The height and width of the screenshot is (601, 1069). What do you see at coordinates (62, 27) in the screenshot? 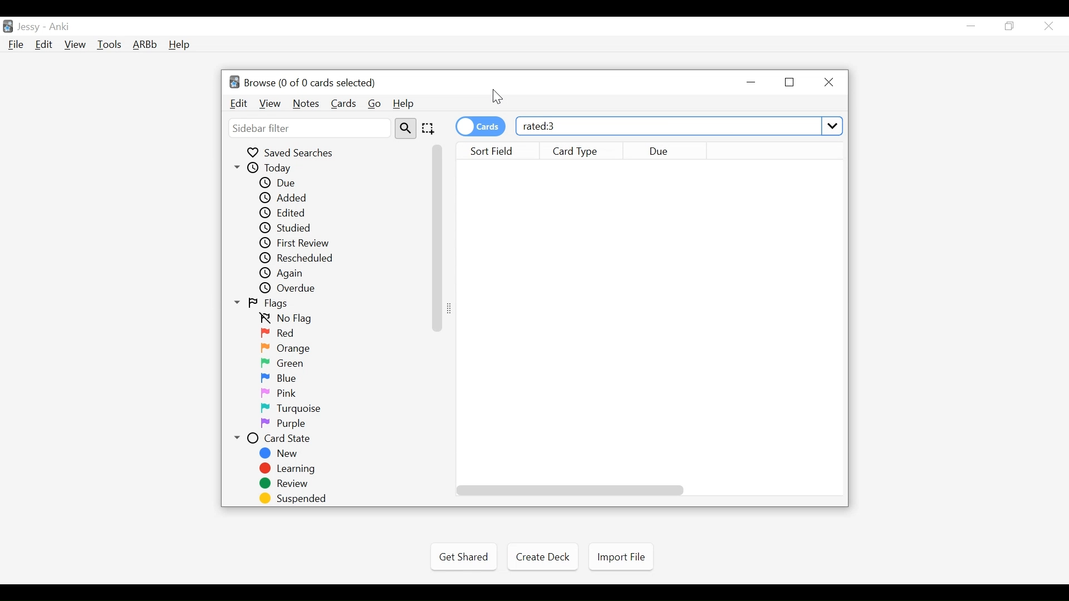
I see `Anki` at bounding box center [62, 27].